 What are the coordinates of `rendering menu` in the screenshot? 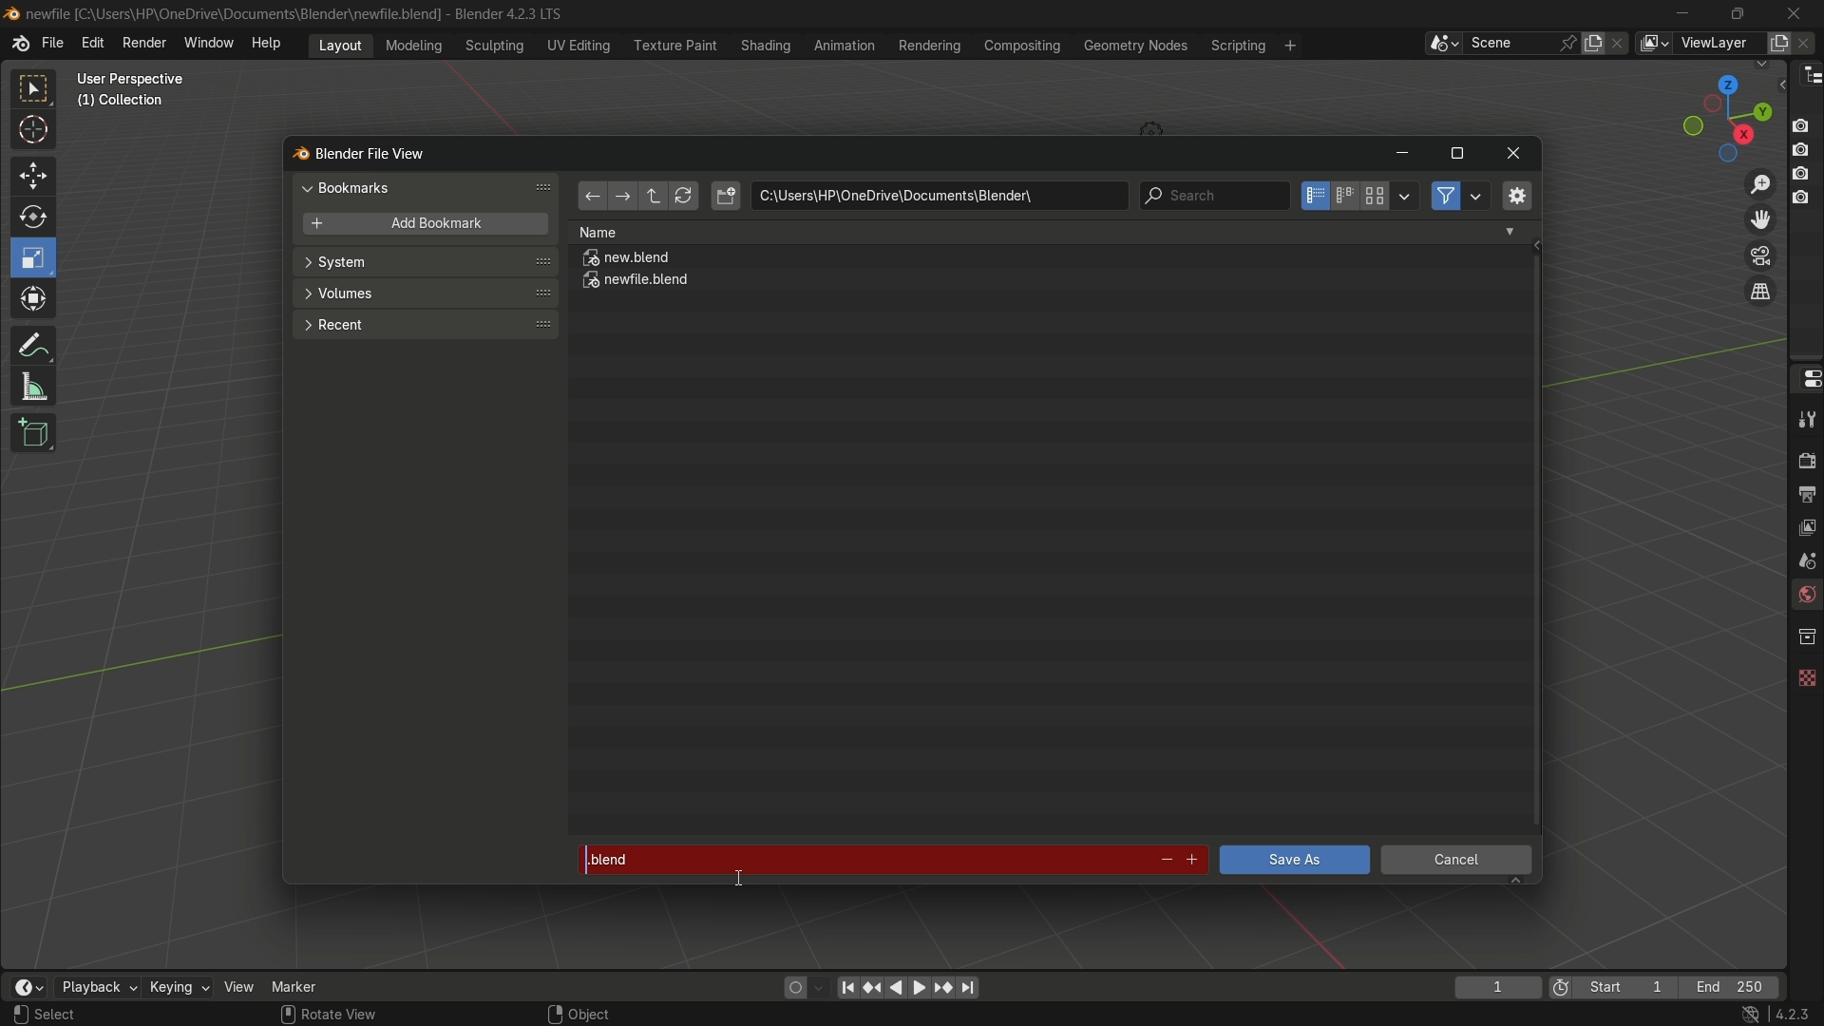 It's located at (932, 46).